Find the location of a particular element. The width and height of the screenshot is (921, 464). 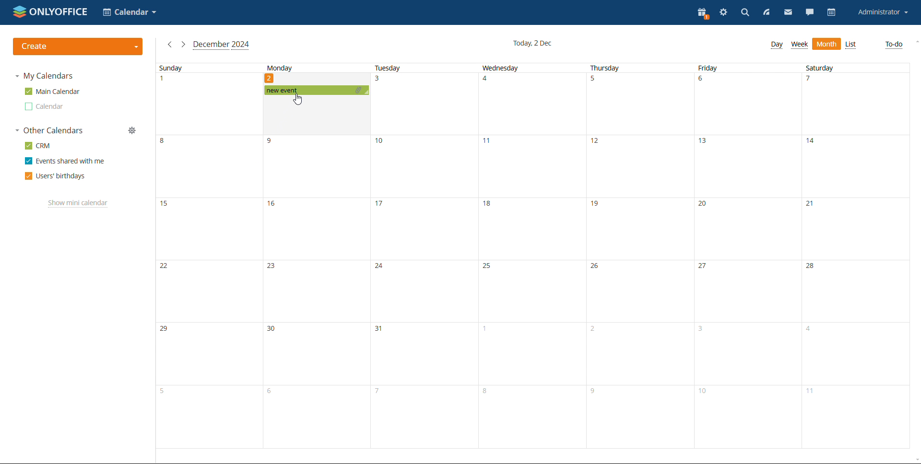

29 is located at coordinates (166, 330).